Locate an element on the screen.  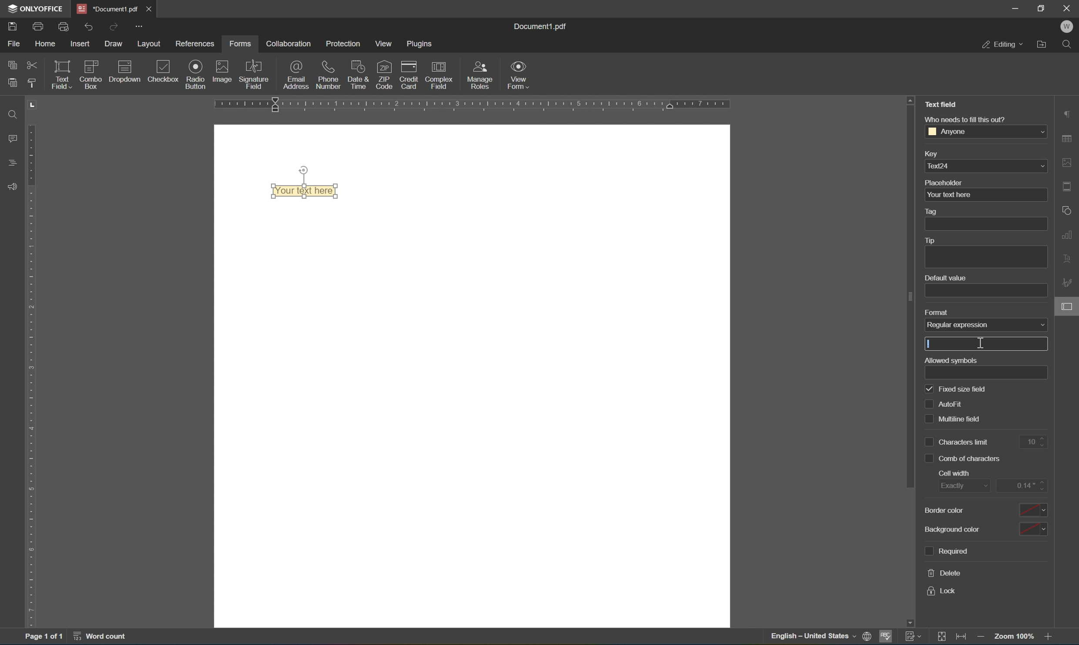
who needs to fill this out? is located at coordinates (965, 119).